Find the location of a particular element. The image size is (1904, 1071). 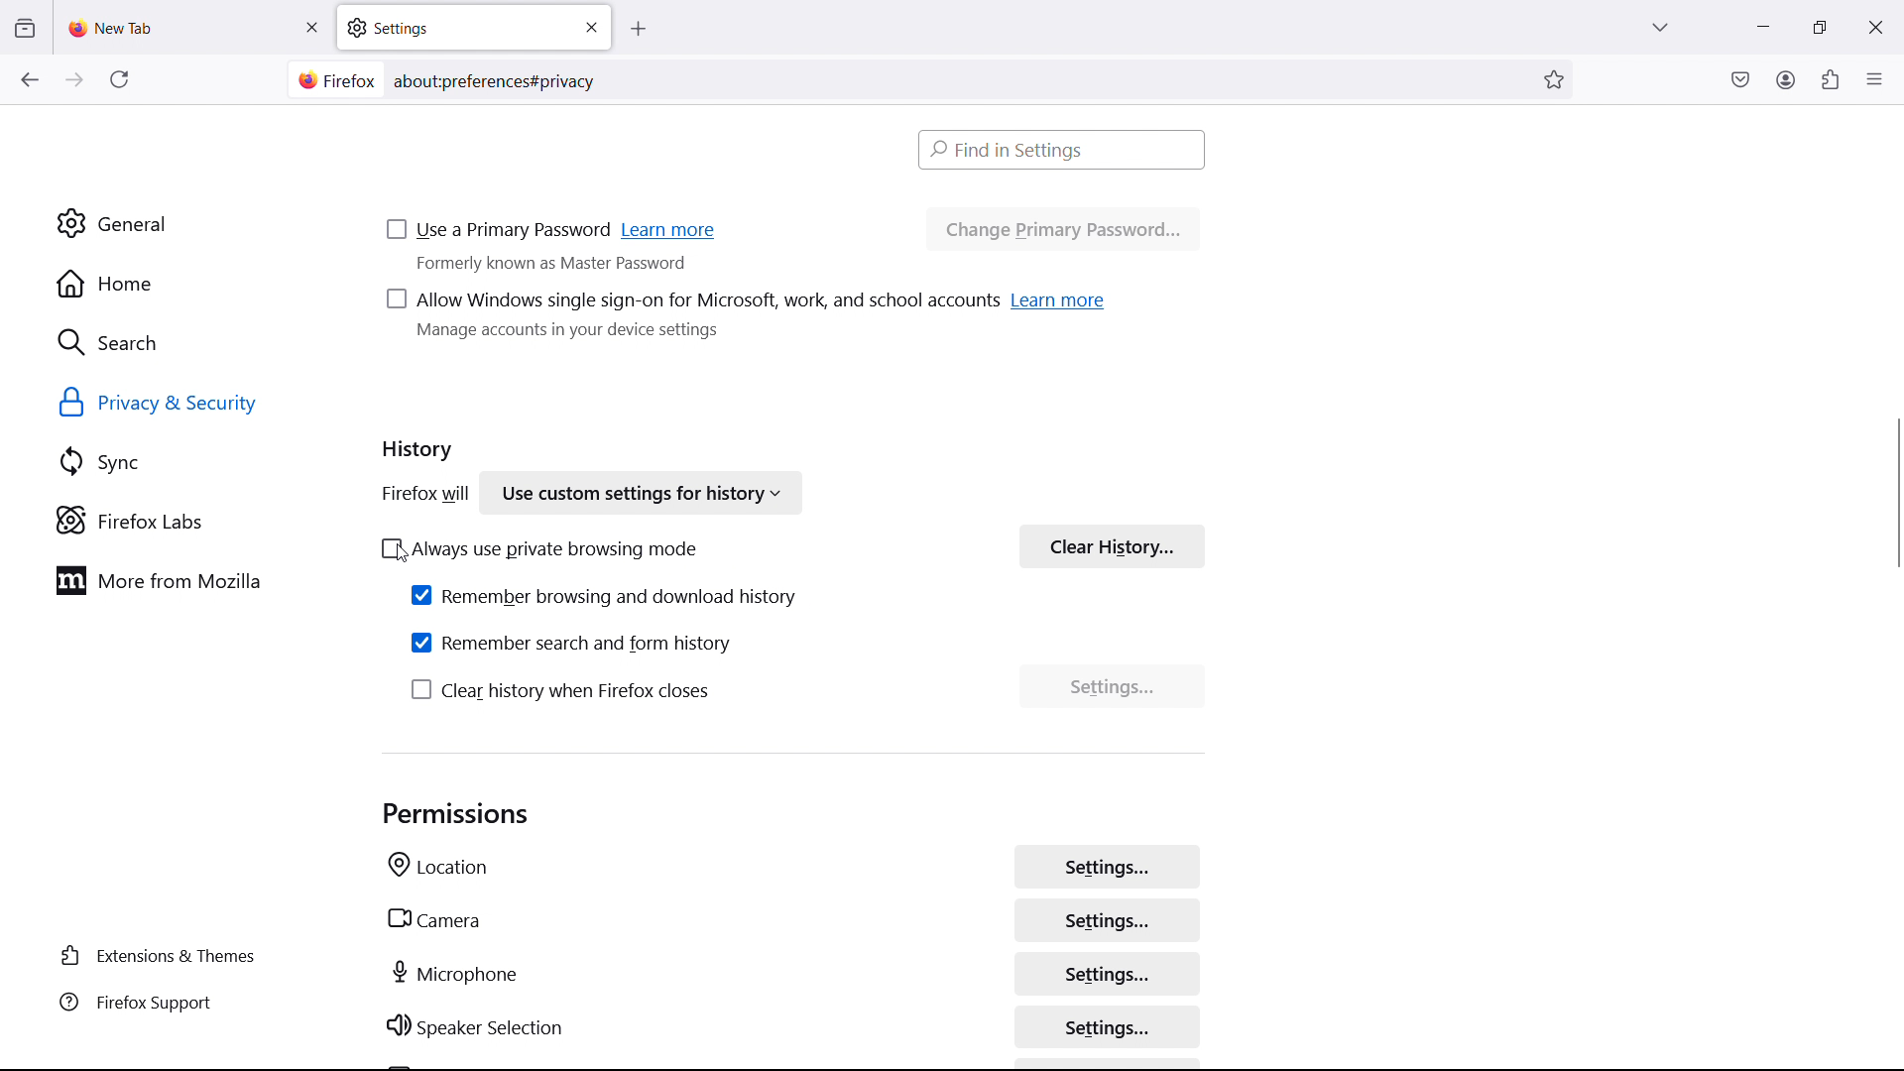

minimize is located at coordinates (1761, 25).